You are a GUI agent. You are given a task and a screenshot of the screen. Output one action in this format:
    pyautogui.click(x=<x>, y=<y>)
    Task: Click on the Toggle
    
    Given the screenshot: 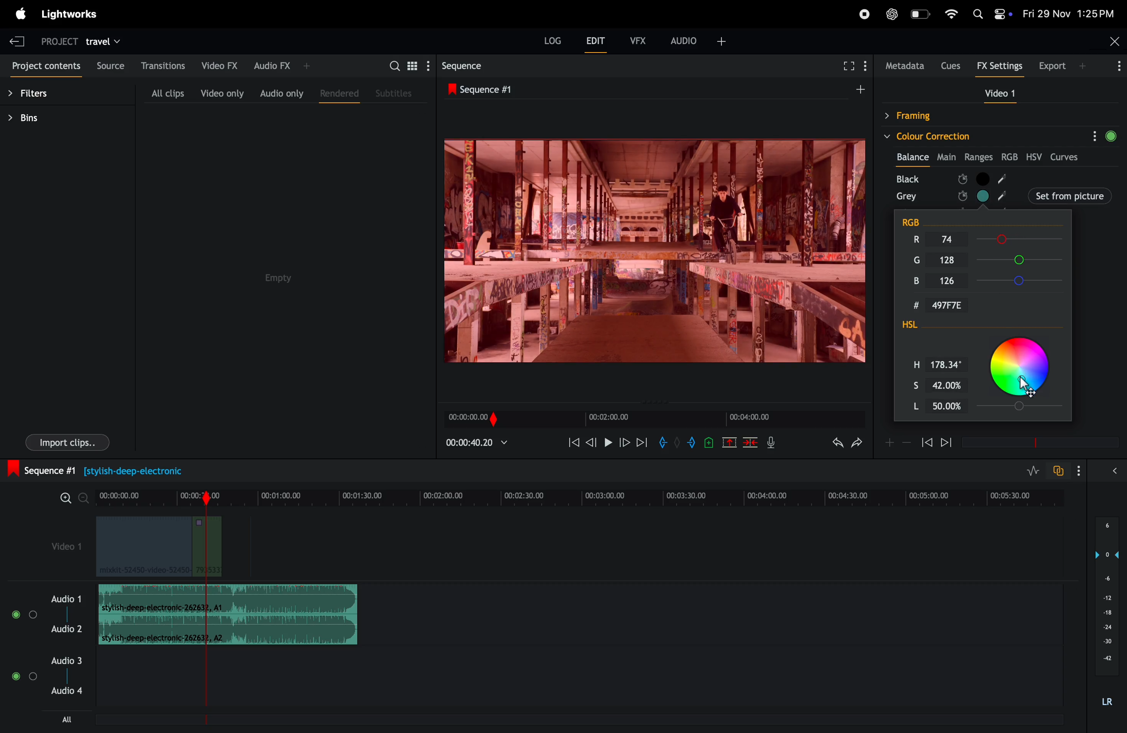 What is the action you would take?
    pyautogui.click(x=34, y=677)
    